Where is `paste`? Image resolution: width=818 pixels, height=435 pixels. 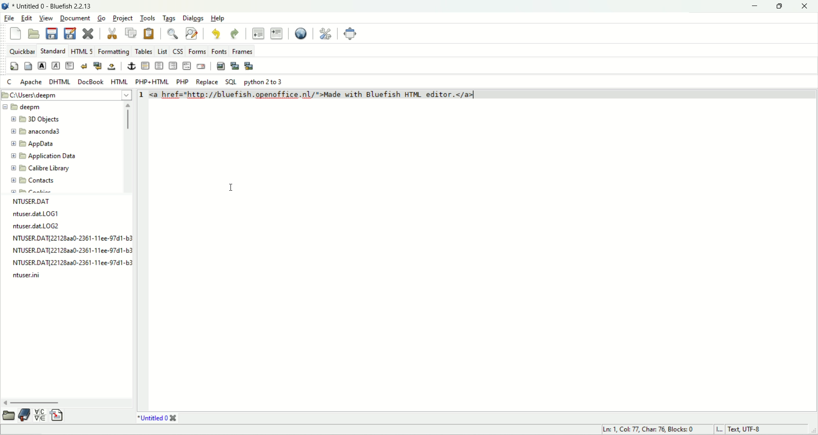 paste is located at coordinates (147, 34).